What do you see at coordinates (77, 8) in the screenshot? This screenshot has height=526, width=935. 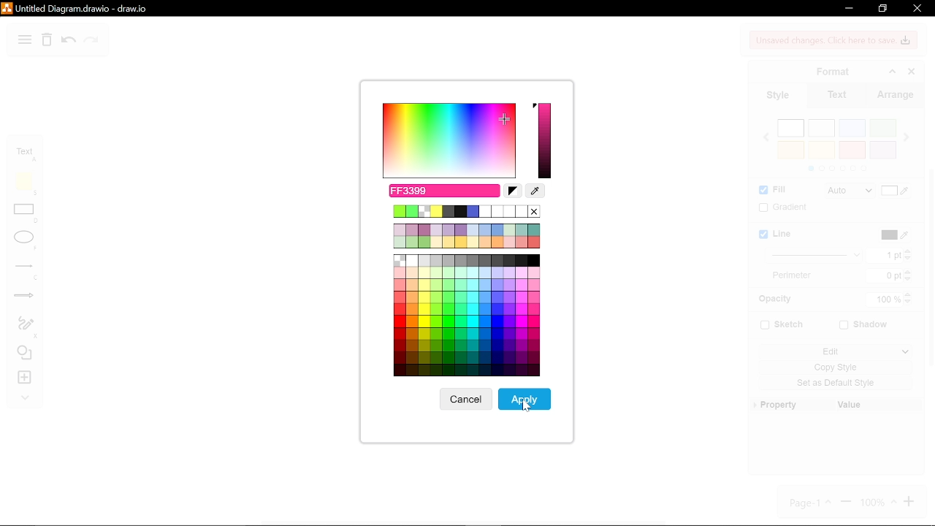 I see `Untitled Diagram.drawio - draw.io` at bounding box center [77, 8].